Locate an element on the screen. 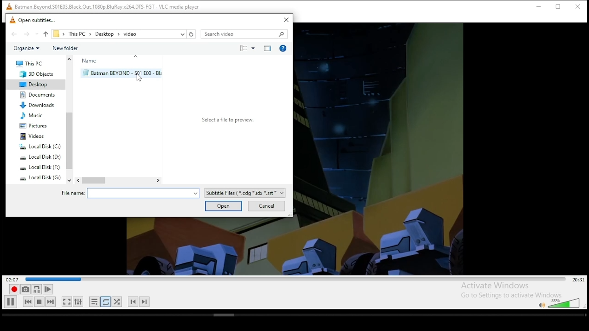  file options is located at coordinates (144, 192).